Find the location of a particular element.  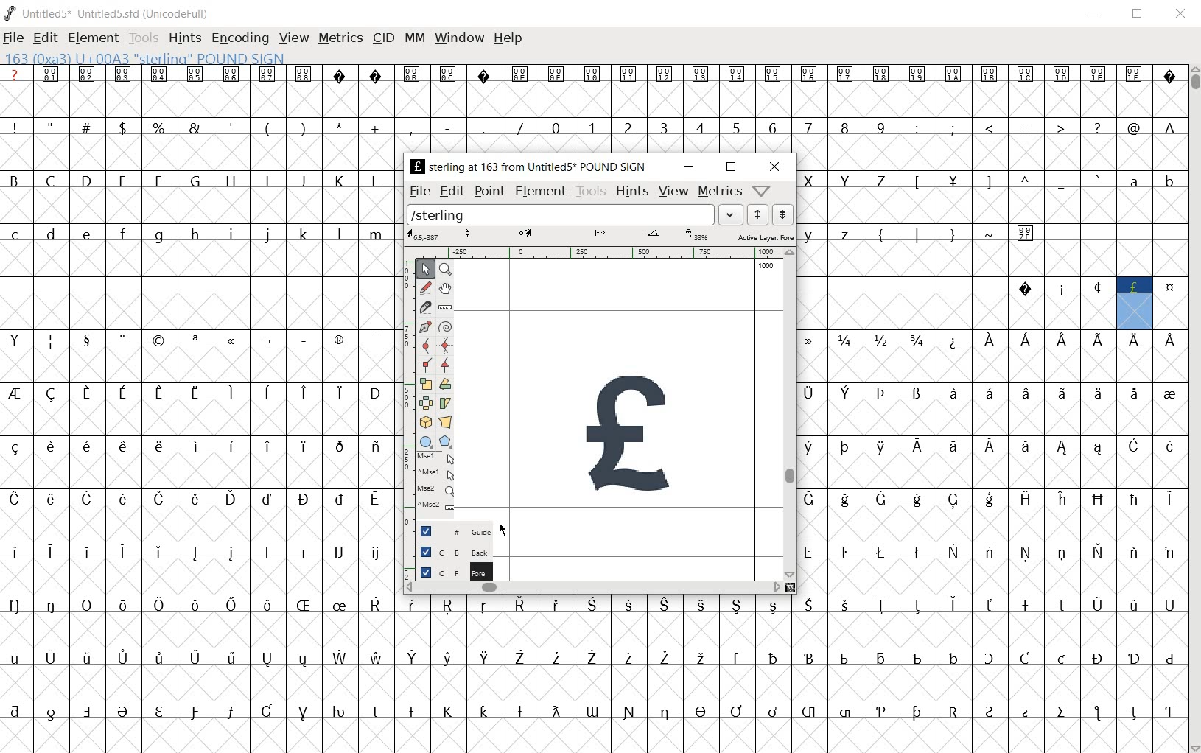

Symbol is located at coordinates (810, 713).